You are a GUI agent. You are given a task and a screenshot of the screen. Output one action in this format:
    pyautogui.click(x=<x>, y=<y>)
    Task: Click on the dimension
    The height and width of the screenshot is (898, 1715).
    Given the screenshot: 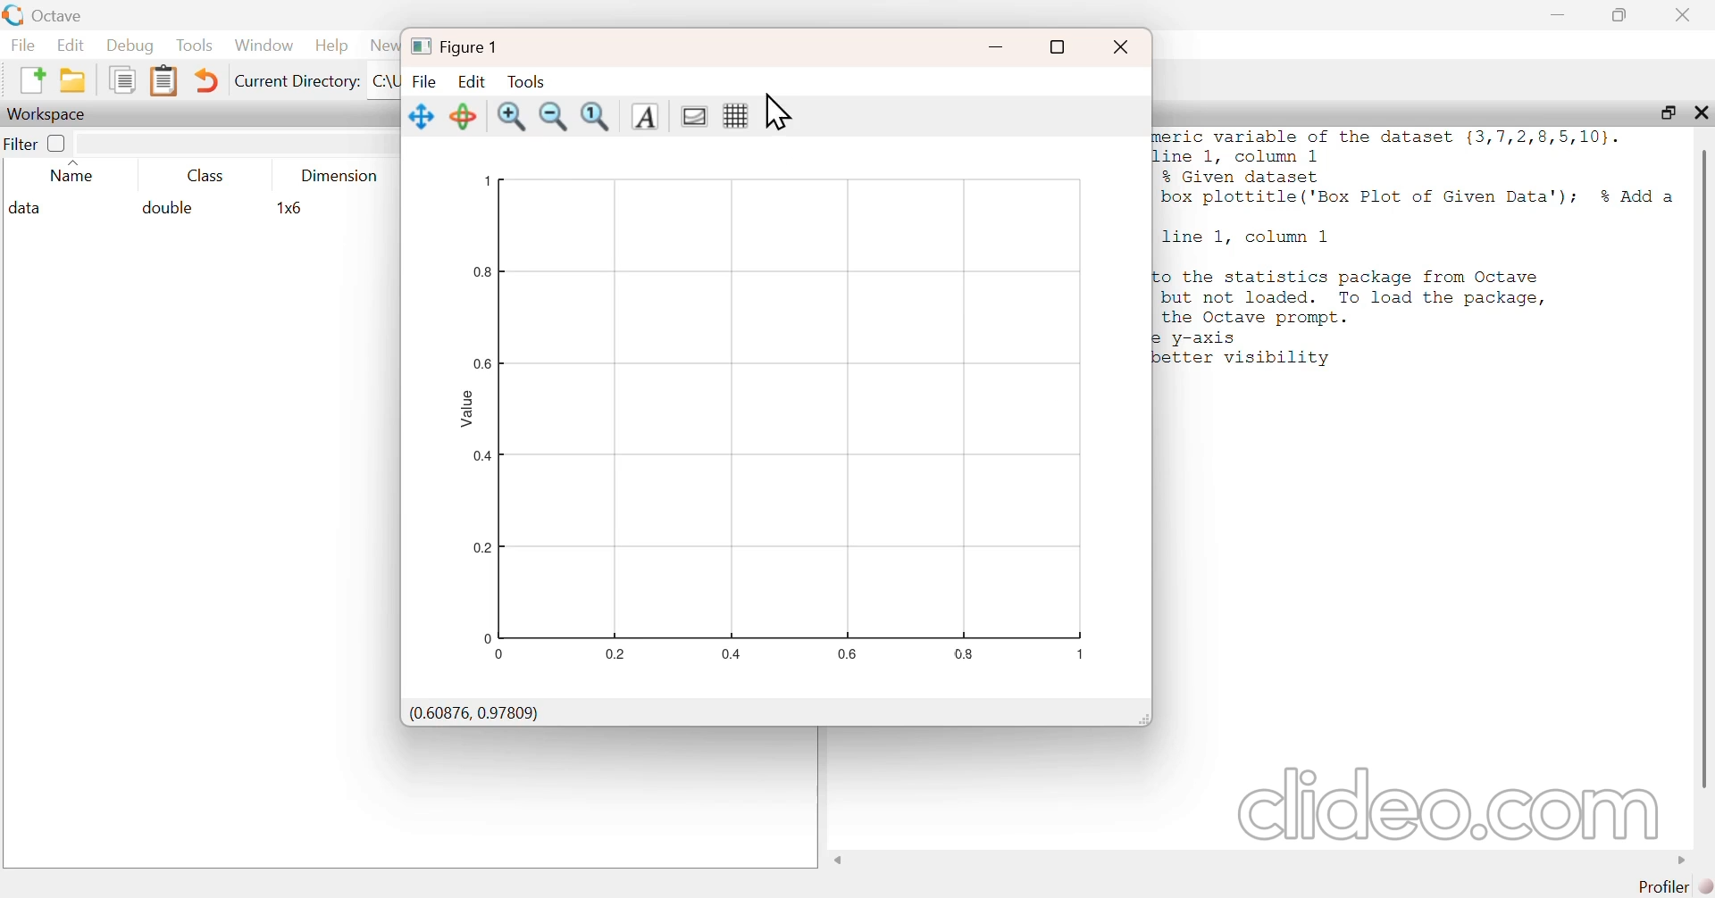 What is the action you would take?
    pyautogui.click(x=341, y=173)
    